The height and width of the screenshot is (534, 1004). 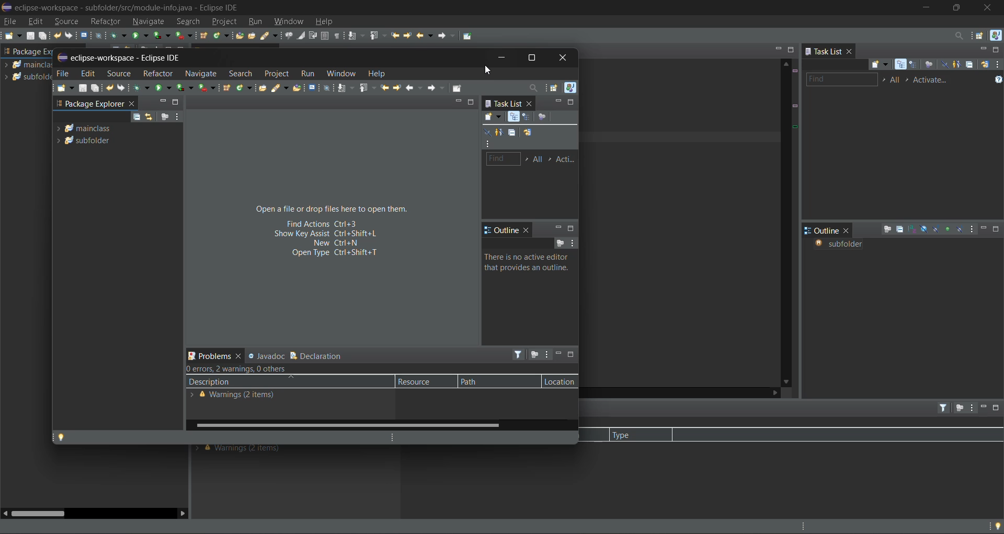 I want to click on filters, so click(x=945, y=408).